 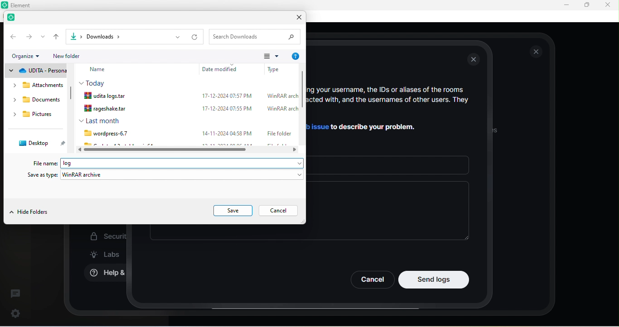 What do you see at coordinates (224, 108) in the screenshot?
I see `17-12-2024 07:55 PM` at bounding box center [224, 108].